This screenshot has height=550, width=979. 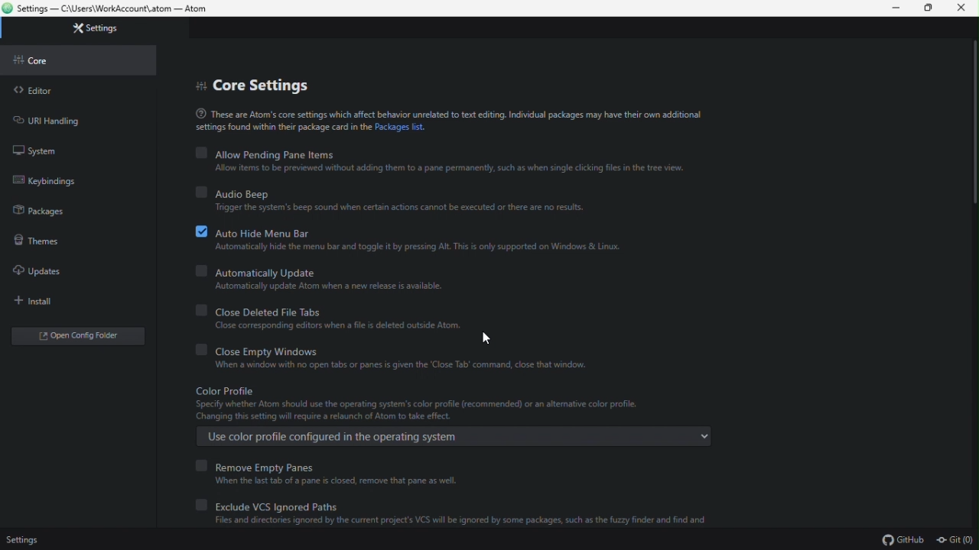 What do you see at coordinates (70, 210) in the screenshot?
I see `packages` at bounding box center [70, 210].